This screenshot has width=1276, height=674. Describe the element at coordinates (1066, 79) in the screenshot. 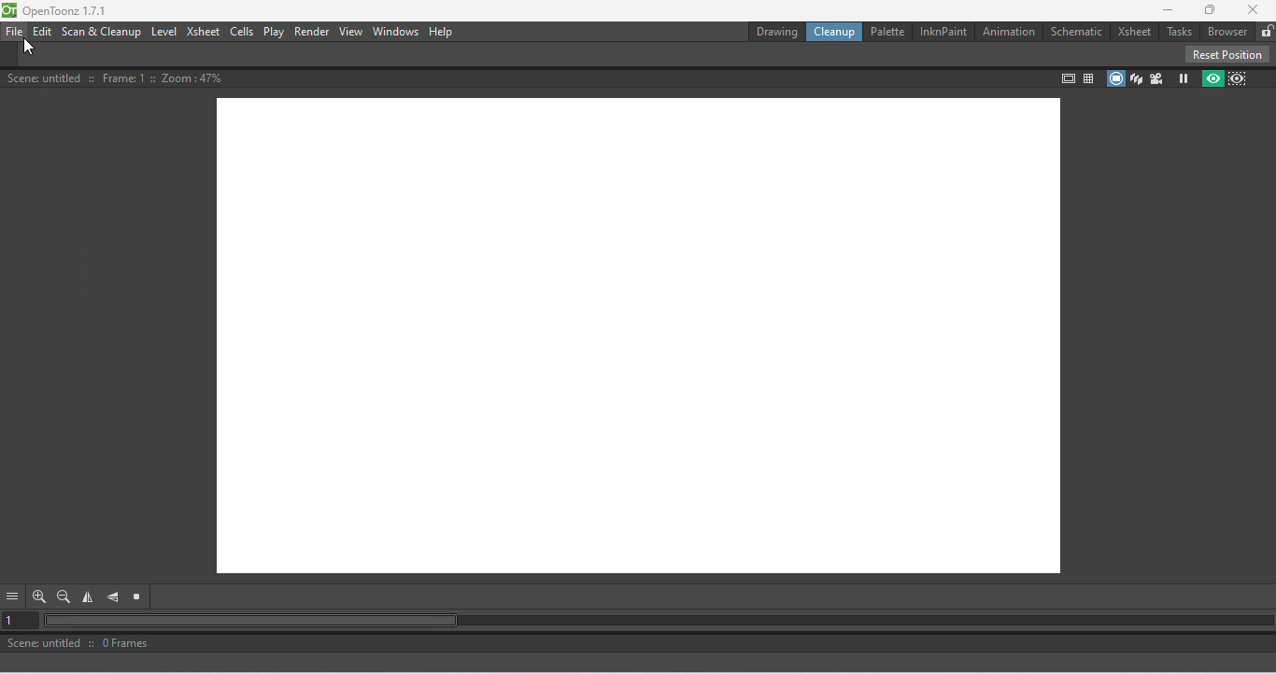

I see `Safe area` at that location.